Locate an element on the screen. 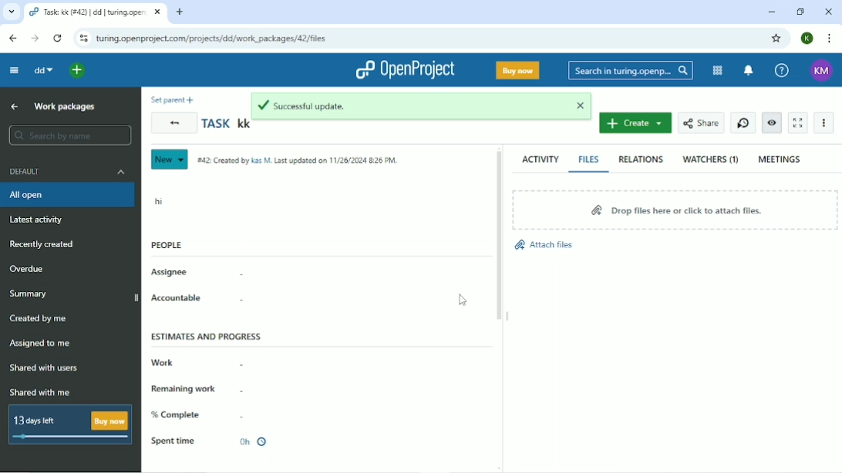  Buy now is located at coordinates (517, 69).